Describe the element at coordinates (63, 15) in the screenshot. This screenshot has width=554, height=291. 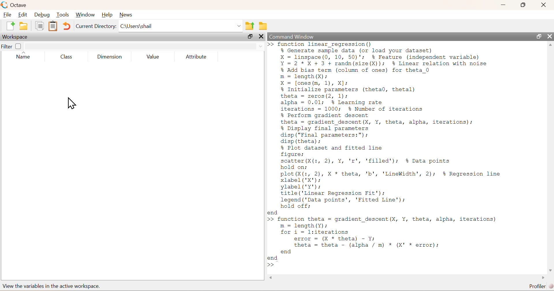
I see `Tools` at that location.